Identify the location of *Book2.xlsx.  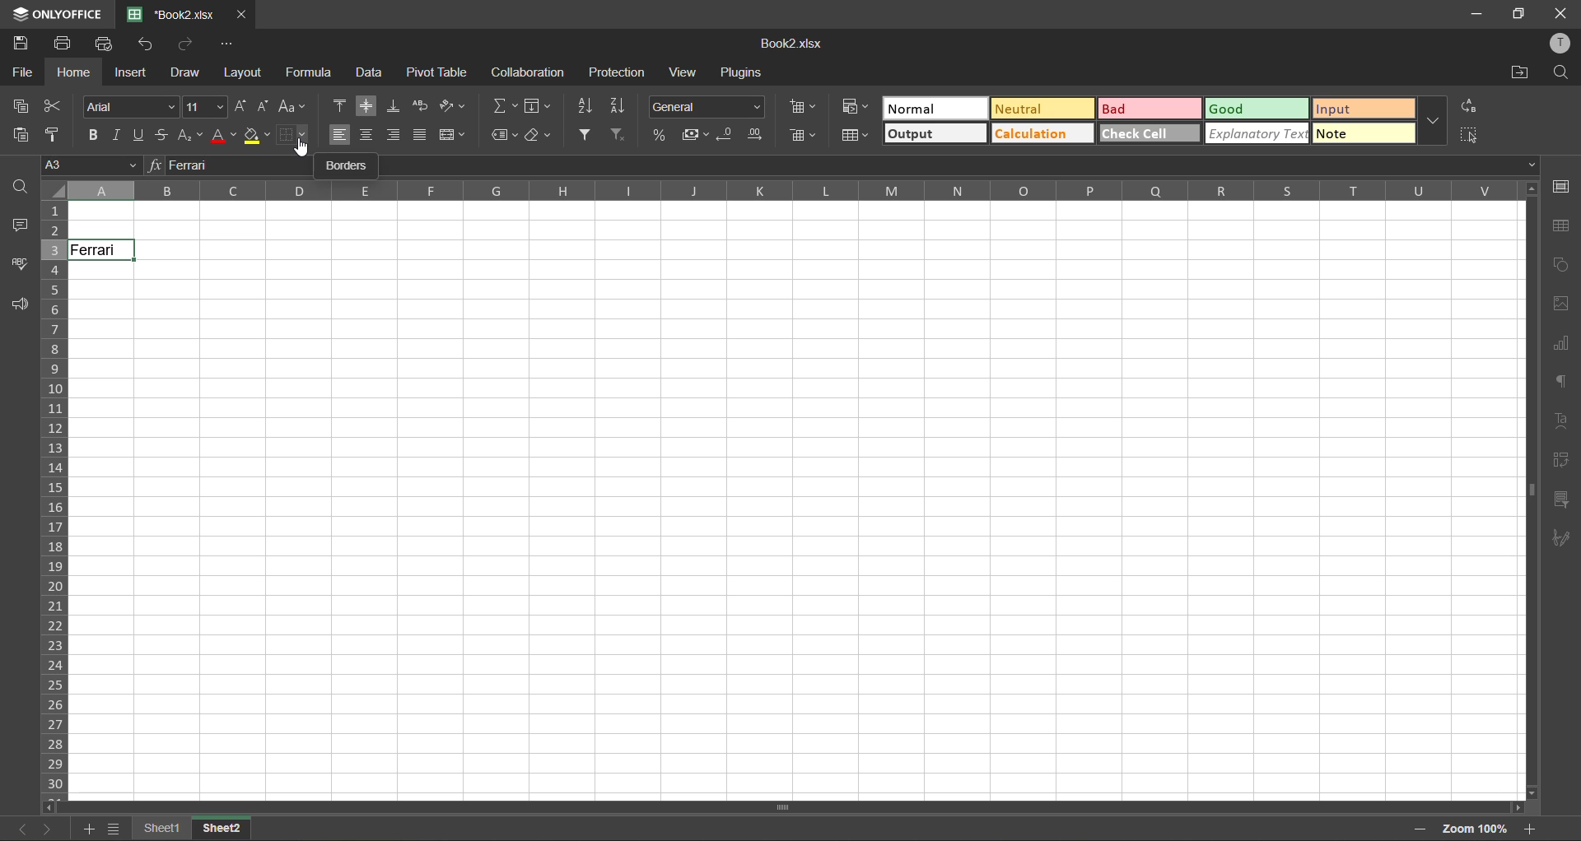
(178, 12).